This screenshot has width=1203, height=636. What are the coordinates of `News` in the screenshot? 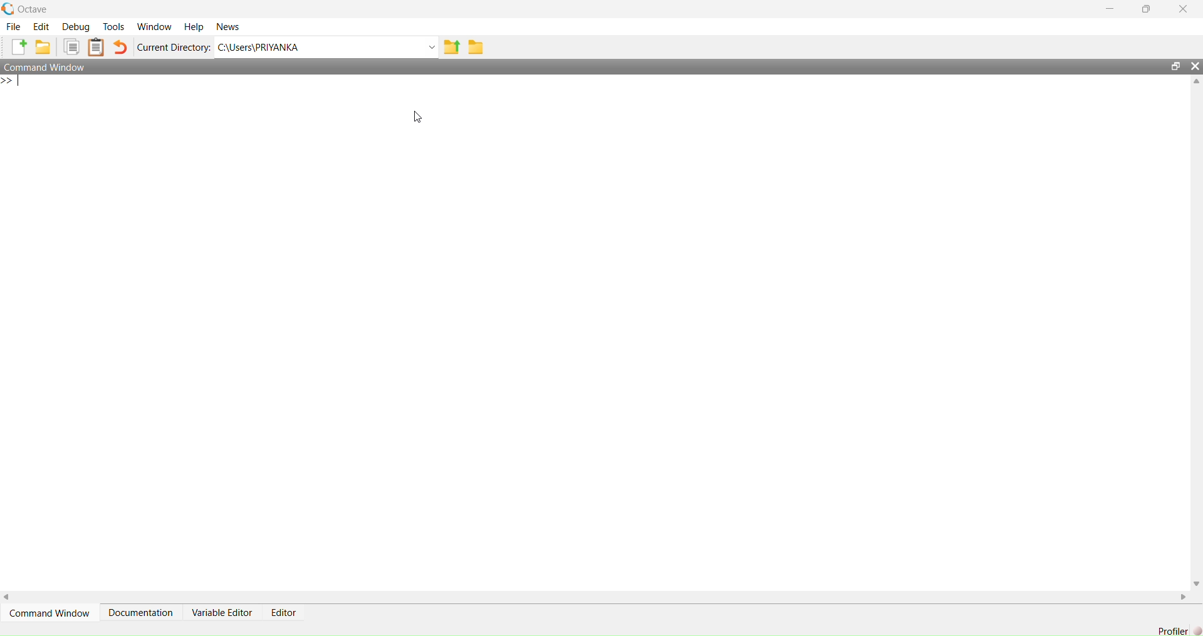 It's located at (229, 28).